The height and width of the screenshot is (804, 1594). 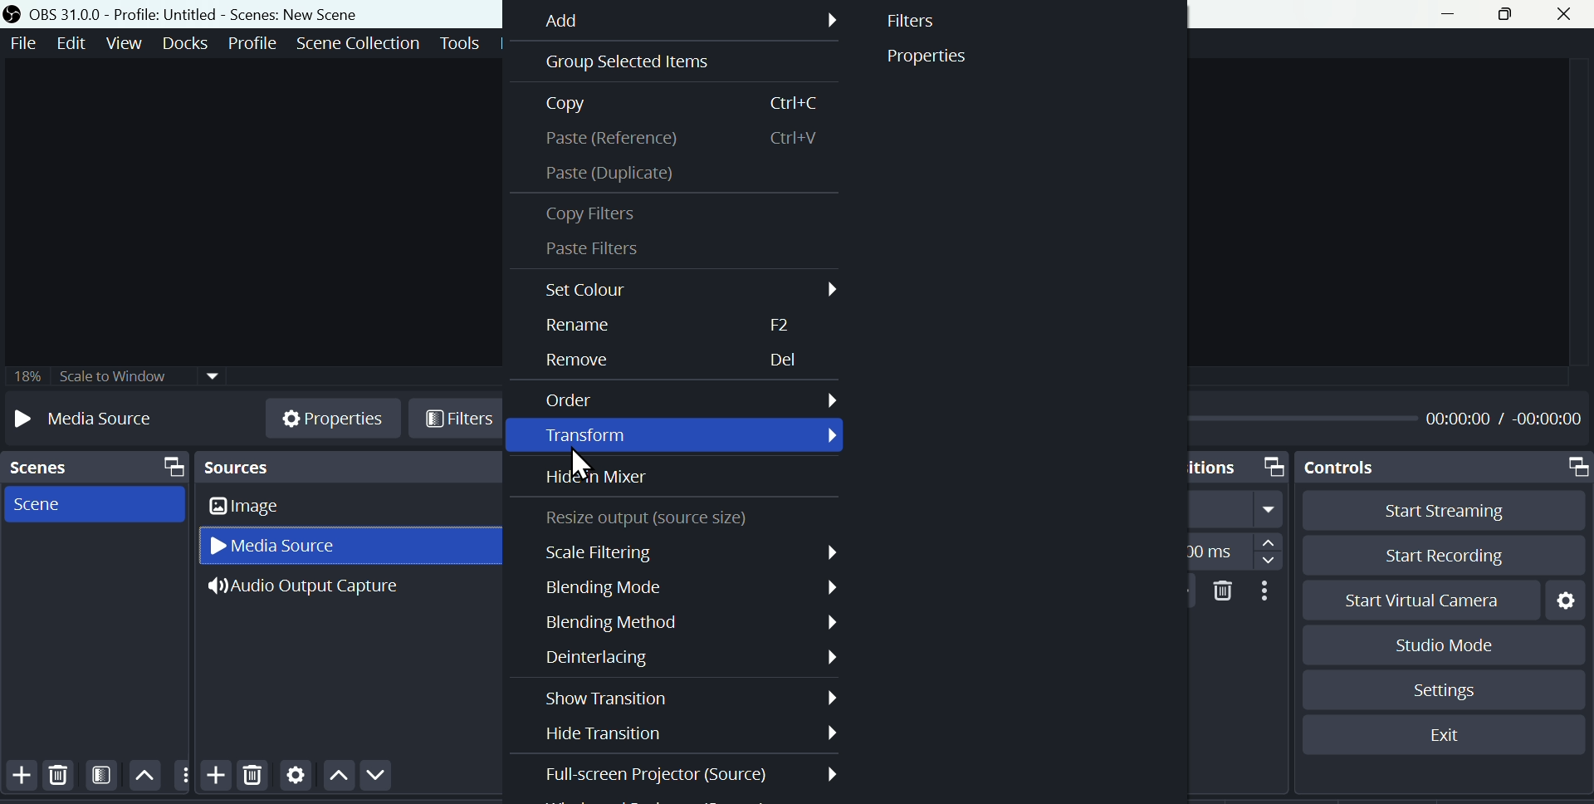 I want to click on Exit, so click(x=1445, y=734).